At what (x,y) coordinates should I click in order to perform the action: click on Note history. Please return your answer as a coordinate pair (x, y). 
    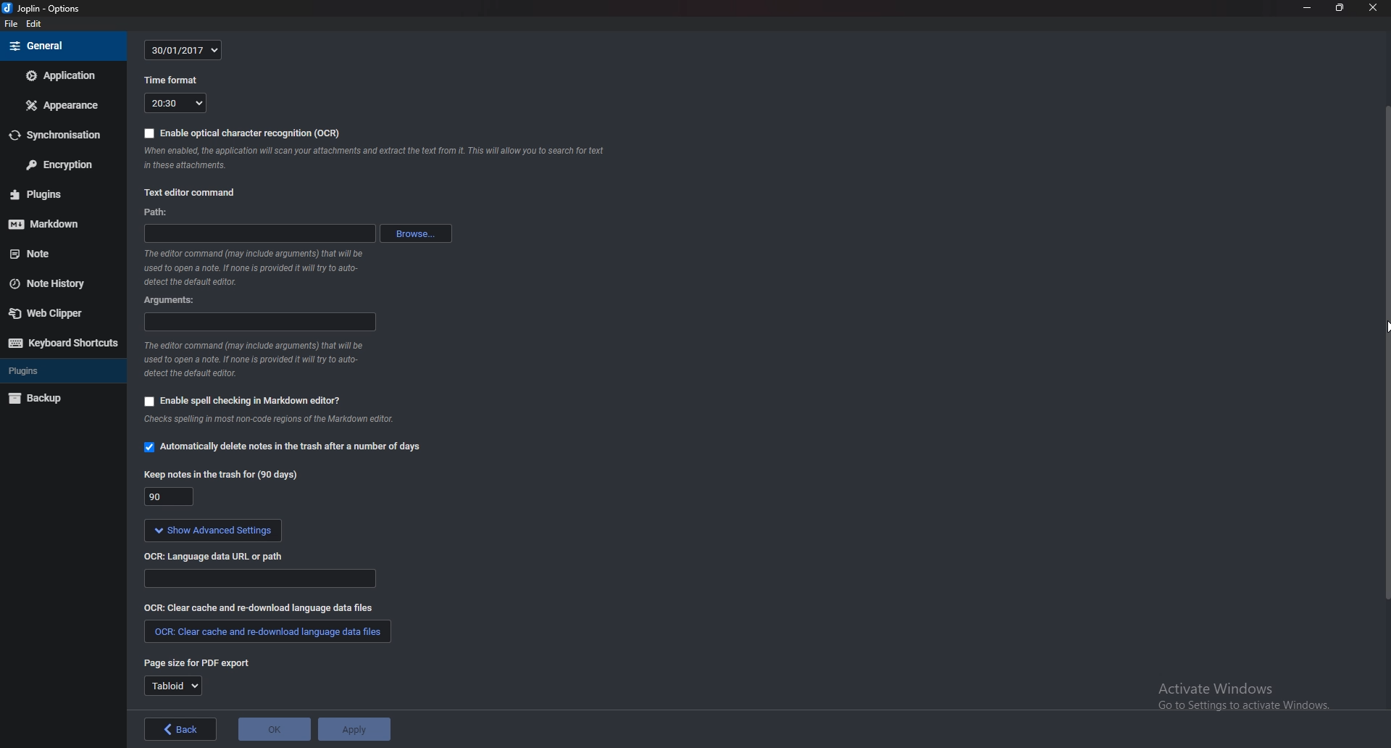
    Looking at the image, I should click on (57, 282).